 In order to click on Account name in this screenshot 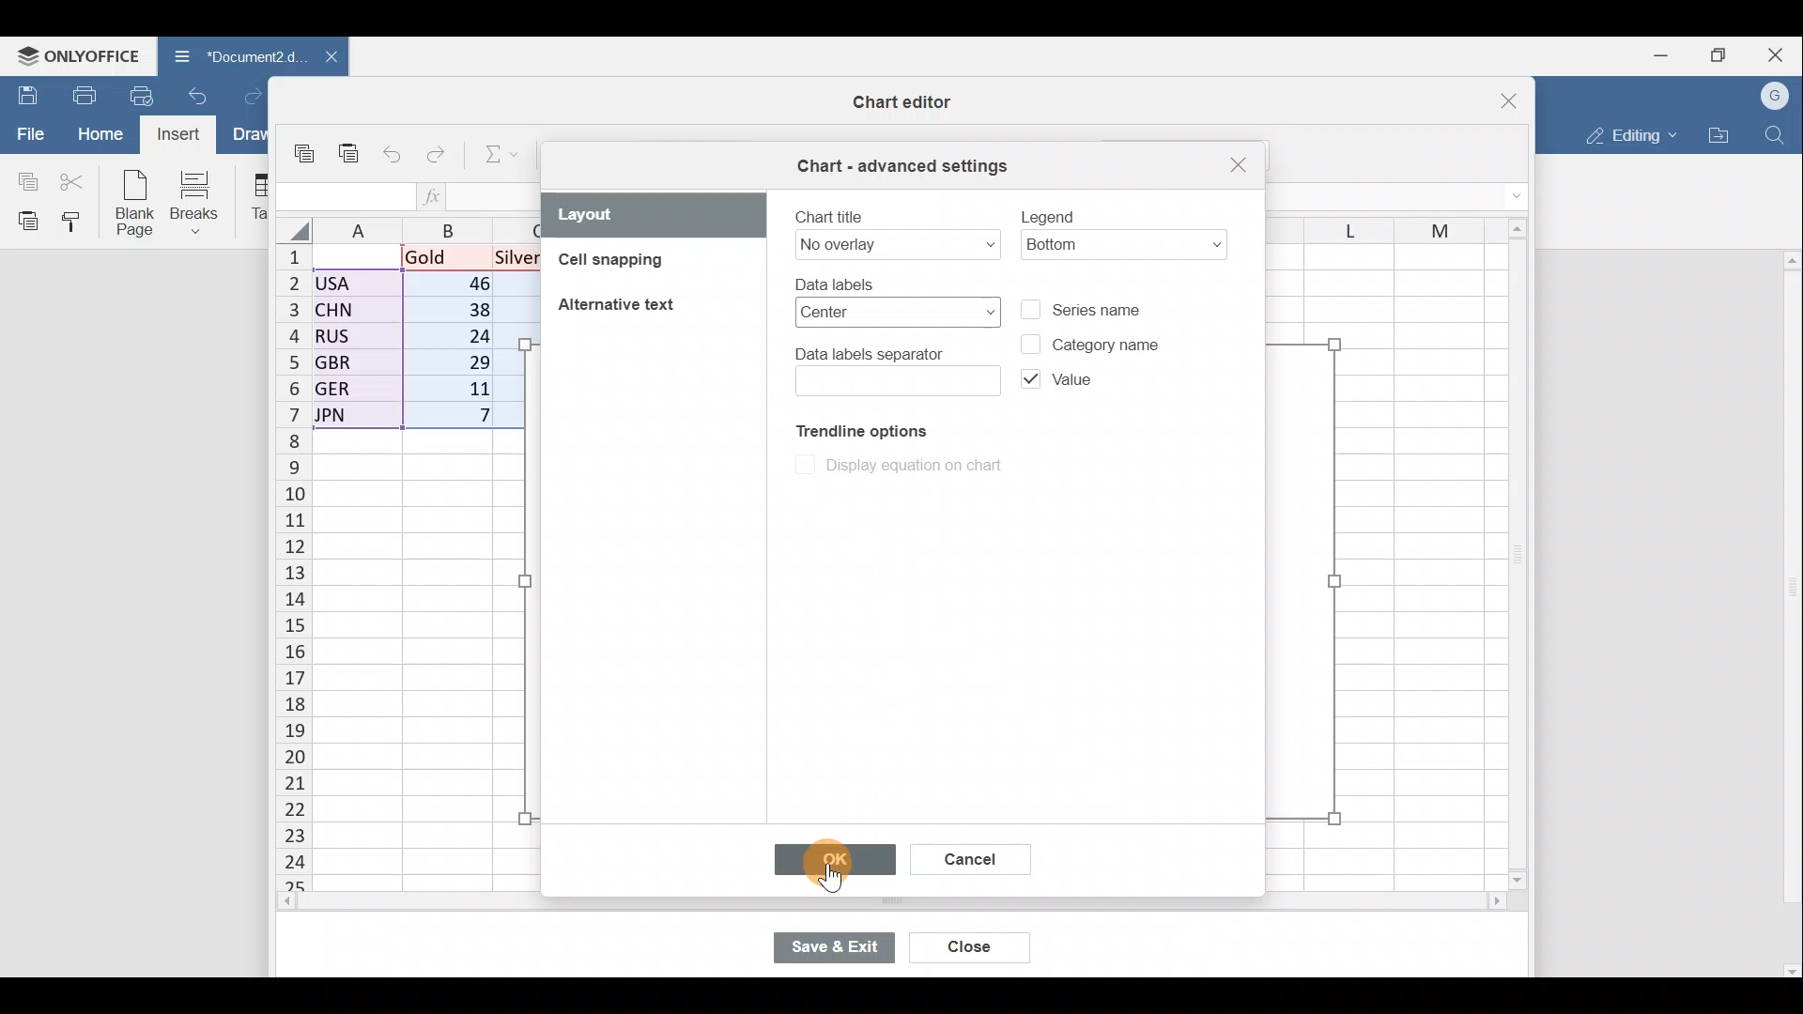, I will do `click(1776, 97)`.